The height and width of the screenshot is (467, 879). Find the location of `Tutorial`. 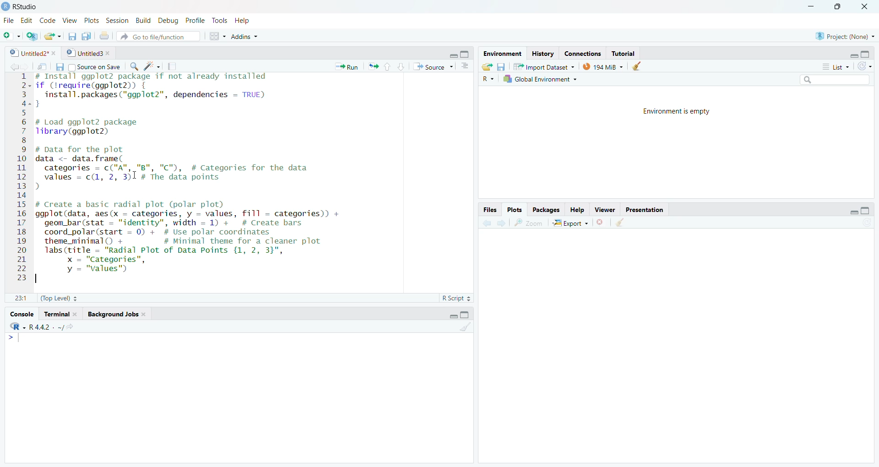

Tutorial is located at coordinates (626, 54).